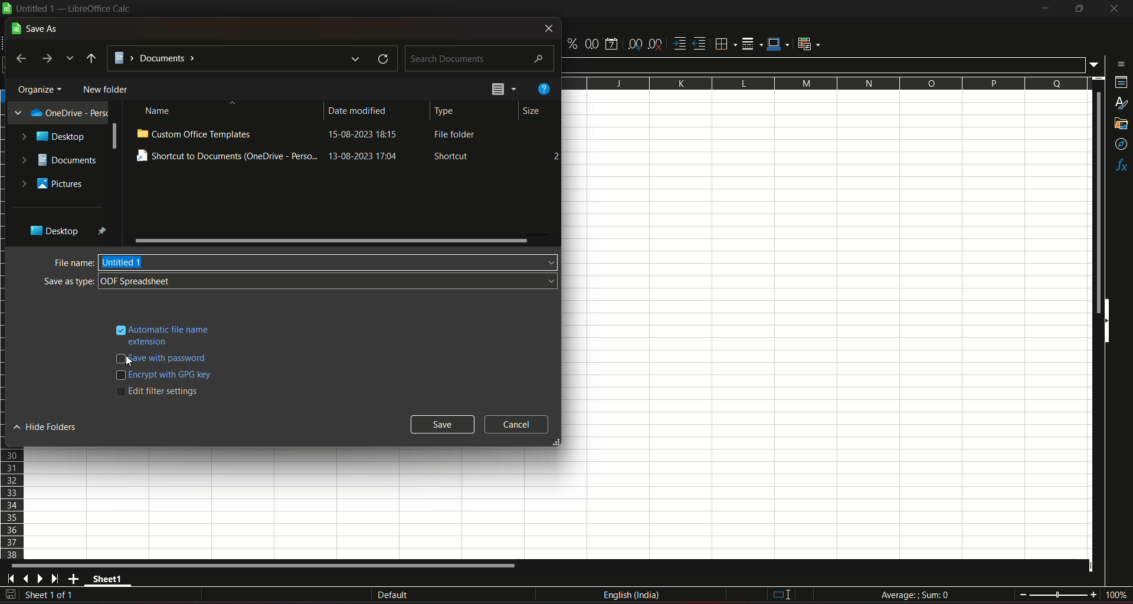  Describe the element at coordinates (548, 29) in the screenshot. I see `close` at that location.